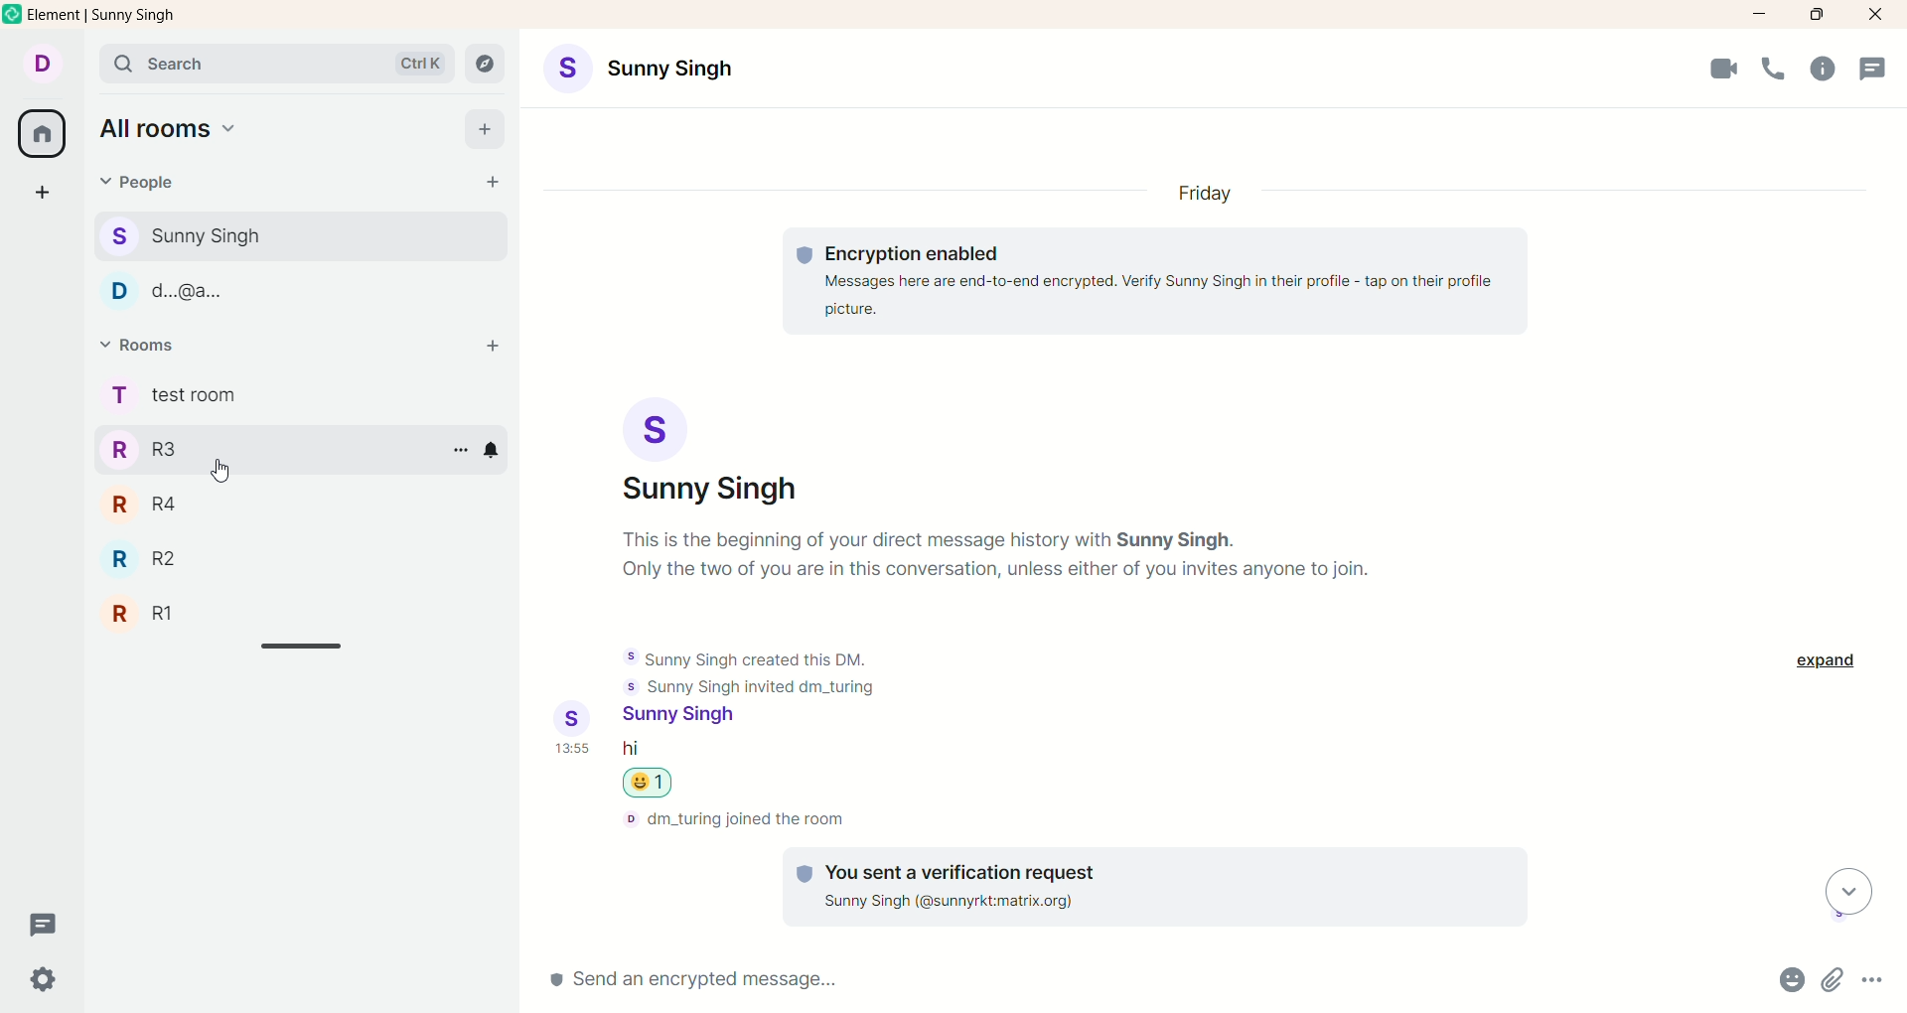 The width and height of the screenshot is (1907, 1013). Describe the element at coordinates (704, 452) in the screenshot. I see `account` at that location.